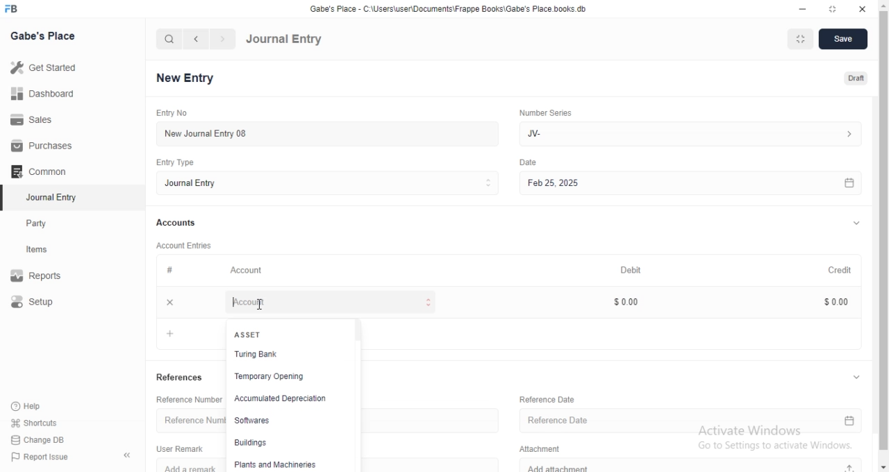 Image resolution: width=889 pixels, height=472 pixels. What do you see at coordinates (283, 378) in the screenshot?
I see `Temporary Opening` at bounding box center [283, 378].